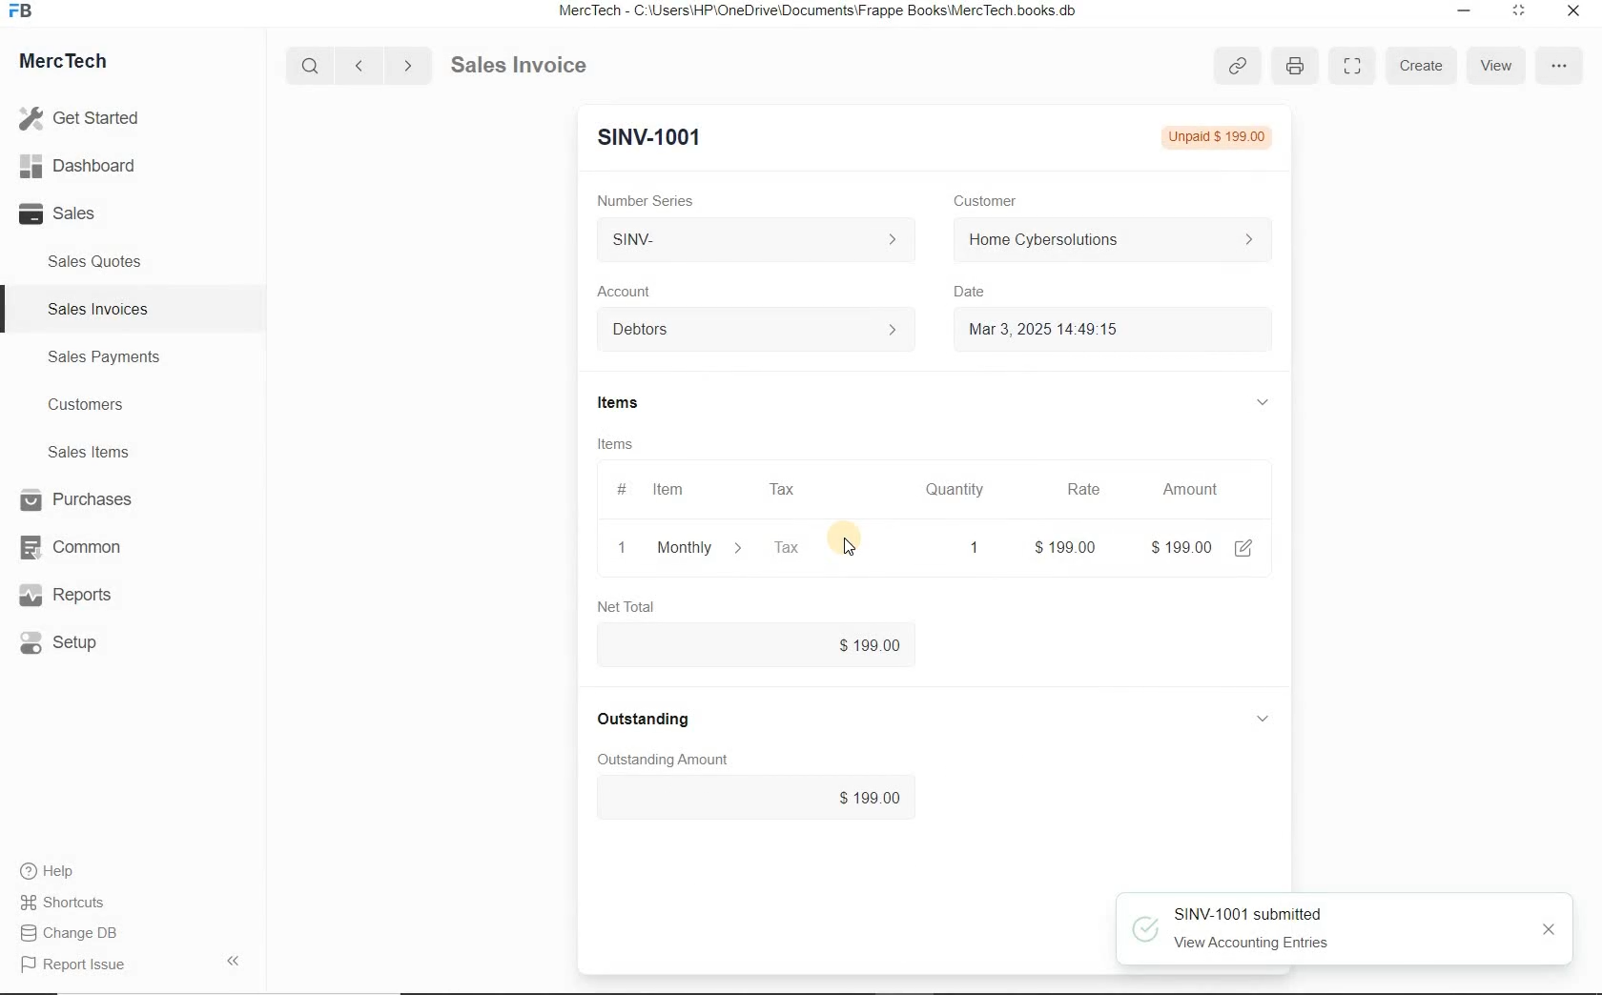 This screenshot has width=1602, height=995. Describe the element at coordinates (678, 548) in the screenshot. I see `Monthly` at that location.